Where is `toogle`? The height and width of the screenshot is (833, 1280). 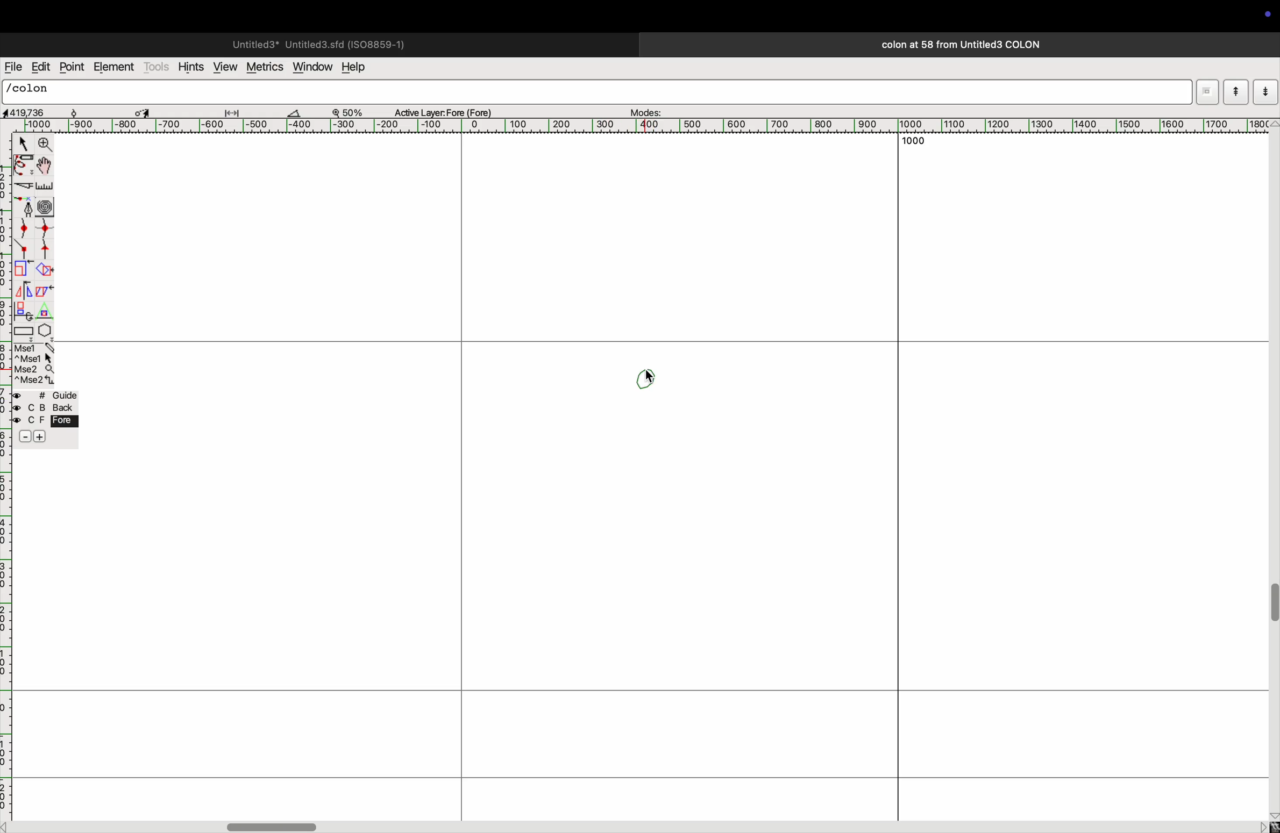 toogle is located at coordinates (1271, 609).